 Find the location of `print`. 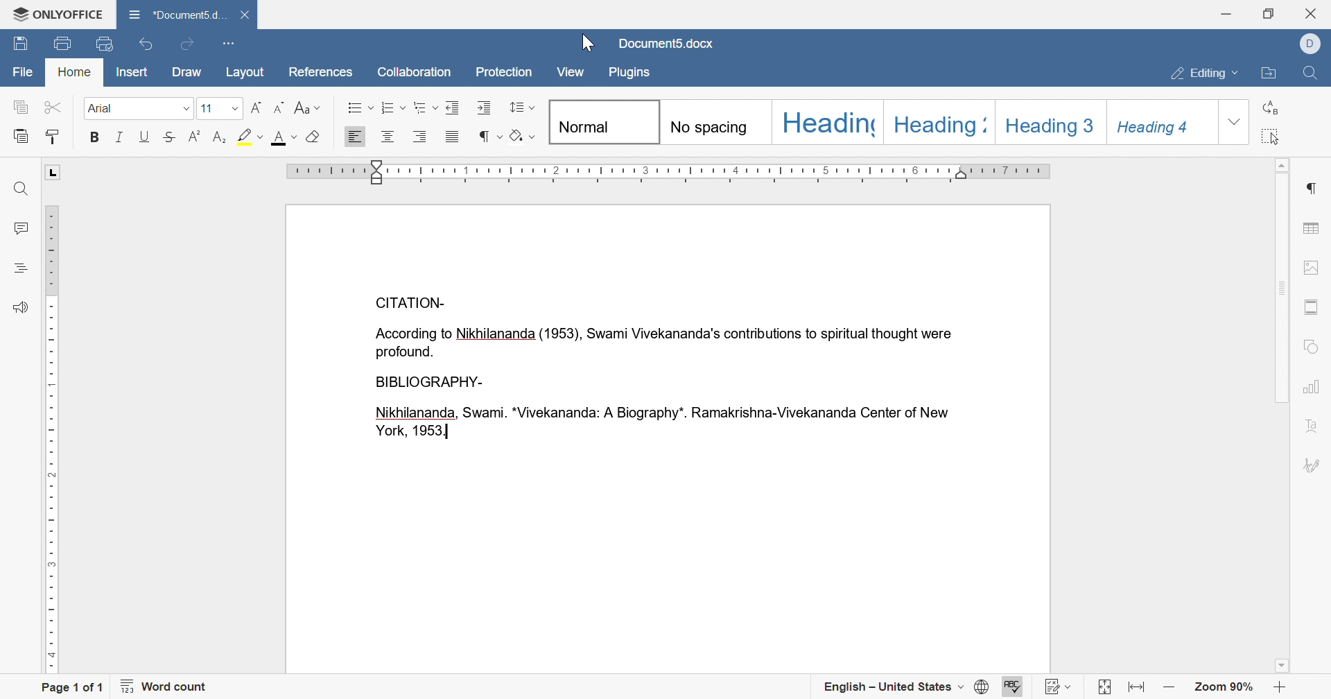

print is located at coordinates (62, 43).